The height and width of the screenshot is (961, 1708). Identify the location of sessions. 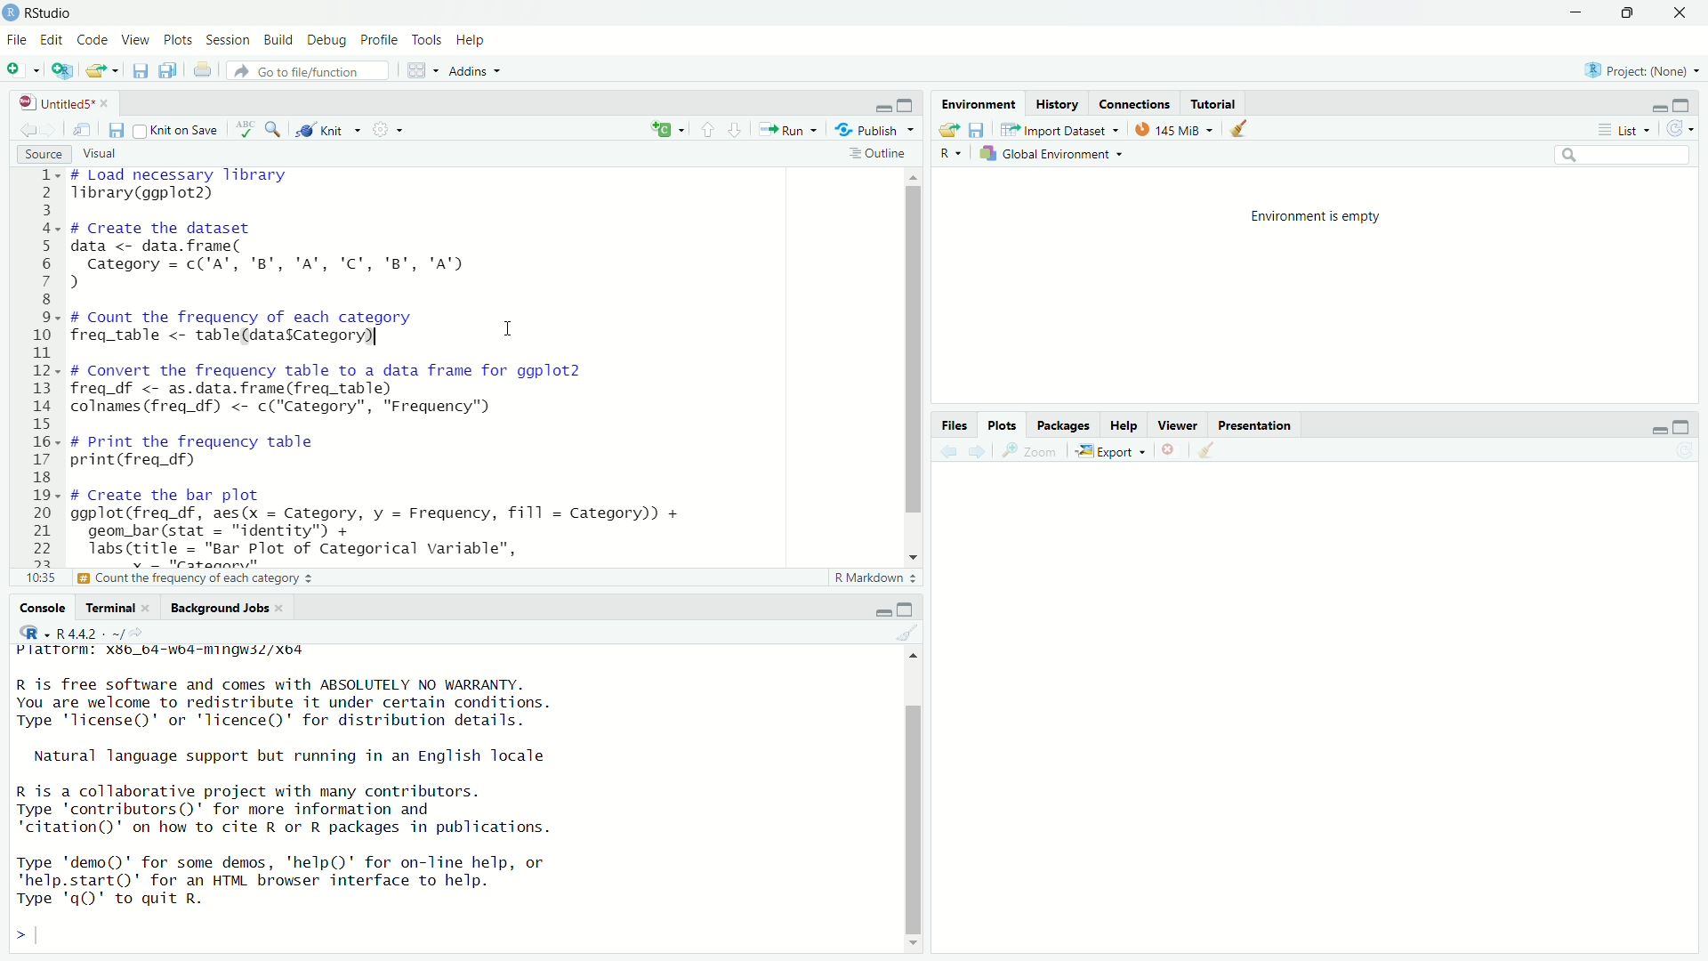
(227, 40).